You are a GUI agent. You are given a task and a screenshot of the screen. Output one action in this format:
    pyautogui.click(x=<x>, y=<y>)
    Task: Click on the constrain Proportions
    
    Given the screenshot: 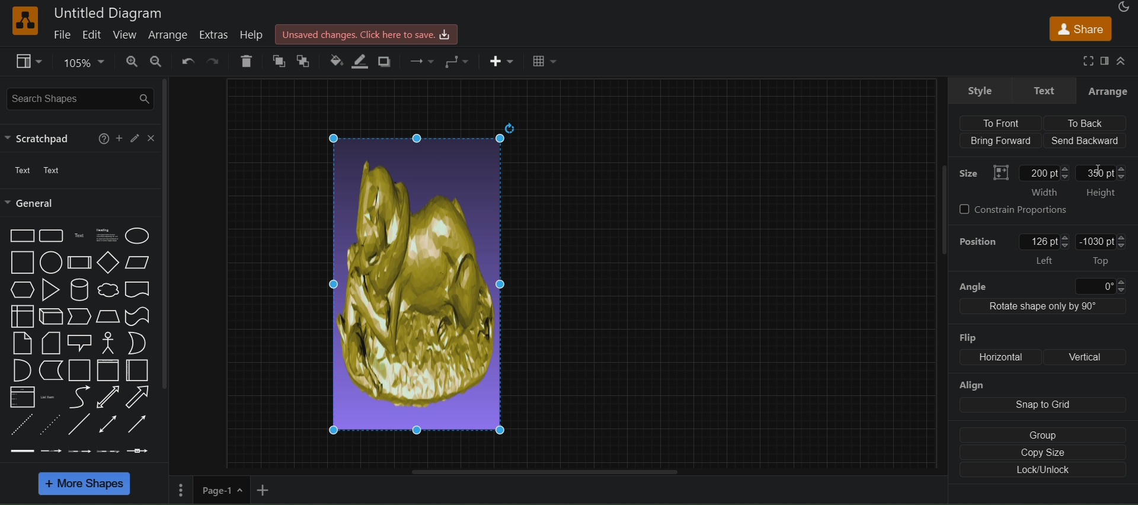 What is the action you would take?
    pyautogui.click(x=1018, y=210)
    